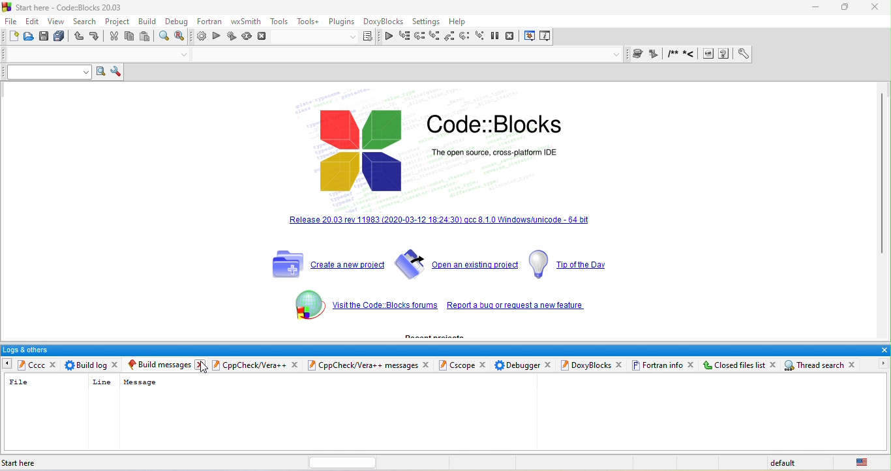  I want to click on cpp check/vera +message, so click(364, 365).